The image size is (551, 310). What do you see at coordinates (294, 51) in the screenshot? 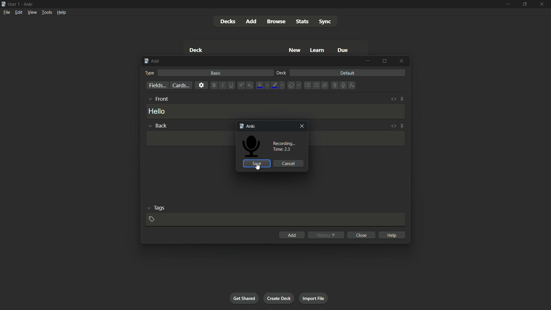
I see `new` at bounding box center [294, 51].